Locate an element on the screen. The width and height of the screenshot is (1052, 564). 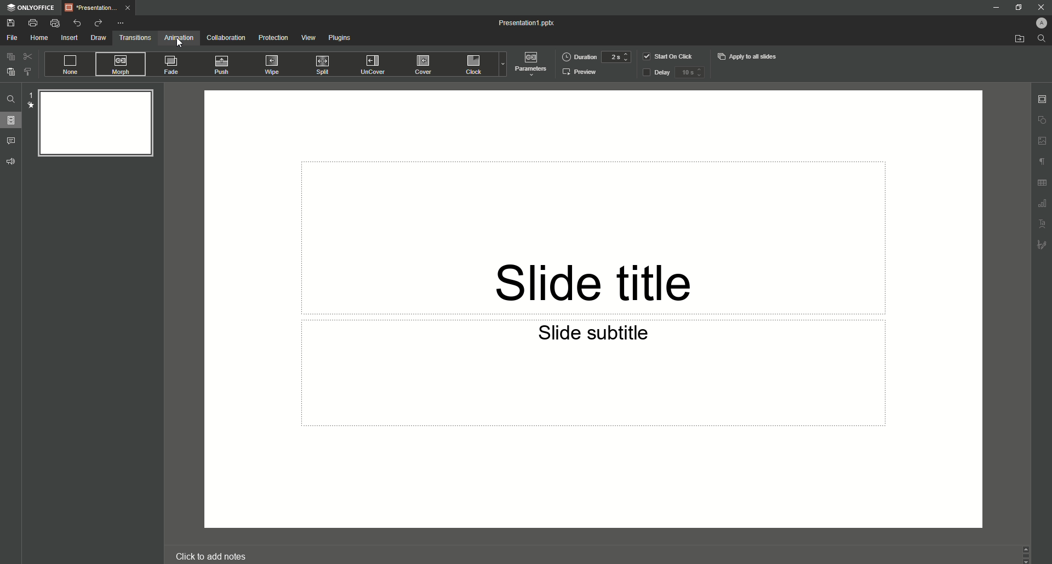
Transitions is located at coordinates (135, 37).